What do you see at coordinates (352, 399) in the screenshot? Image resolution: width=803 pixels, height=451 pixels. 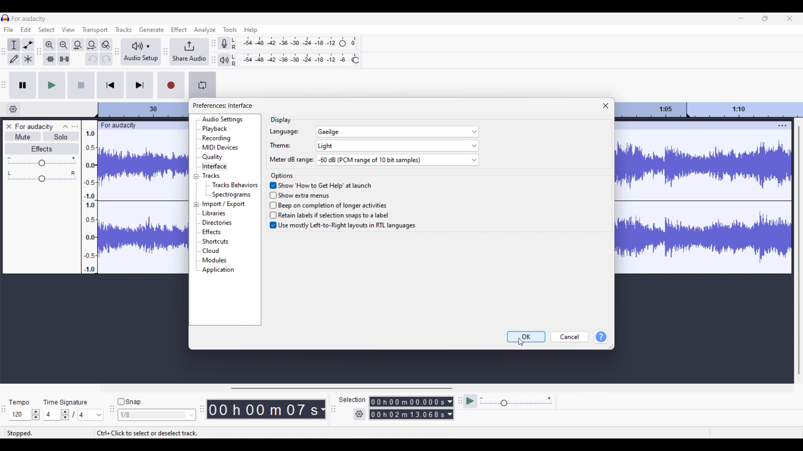 I see `selection` at bounding box center [352, 399].